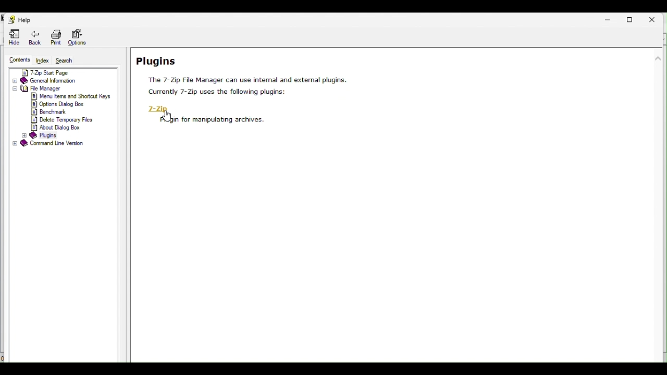  I want to click on Index, so click(43, 60).